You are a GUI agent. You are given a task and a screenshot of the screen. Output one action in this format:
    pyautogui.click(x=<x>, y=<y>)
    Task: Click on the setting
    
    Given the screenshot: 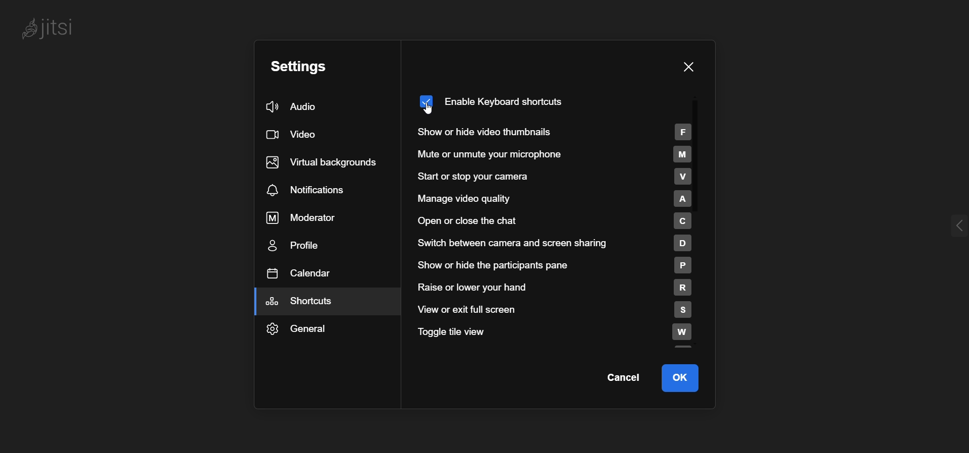 What is the action you would take?
    pyautogui.click(x=302, y=66)
    